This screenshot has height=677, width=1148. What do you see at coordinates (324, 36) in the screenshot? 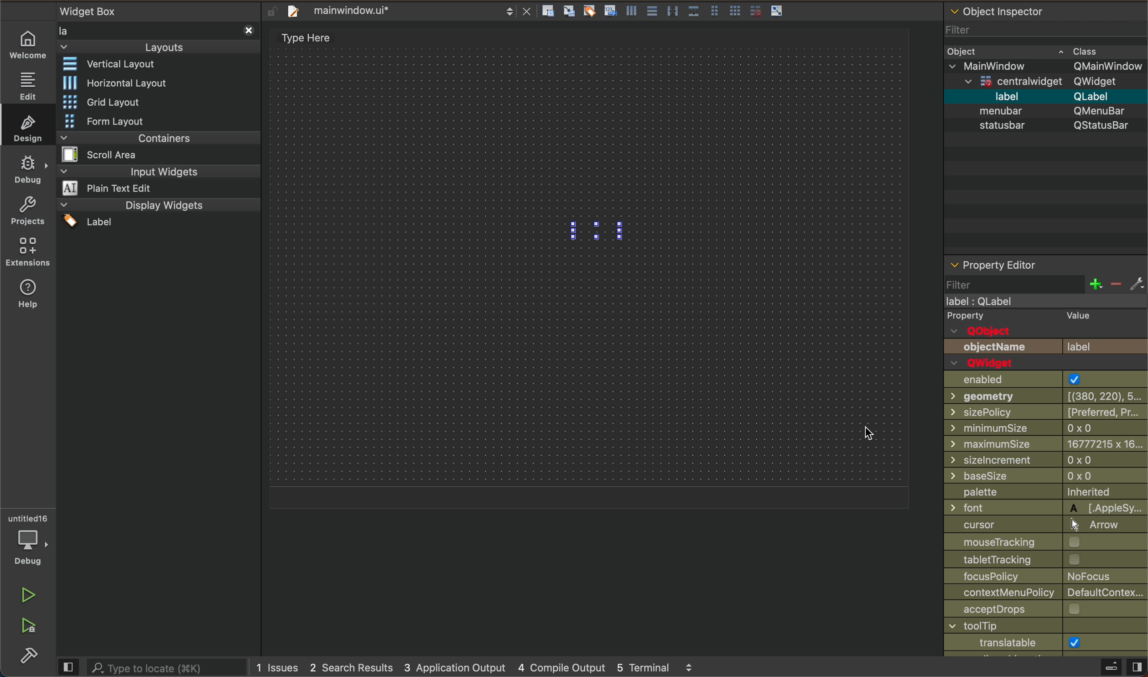
I see `type here` at bounding box center [324, 36].